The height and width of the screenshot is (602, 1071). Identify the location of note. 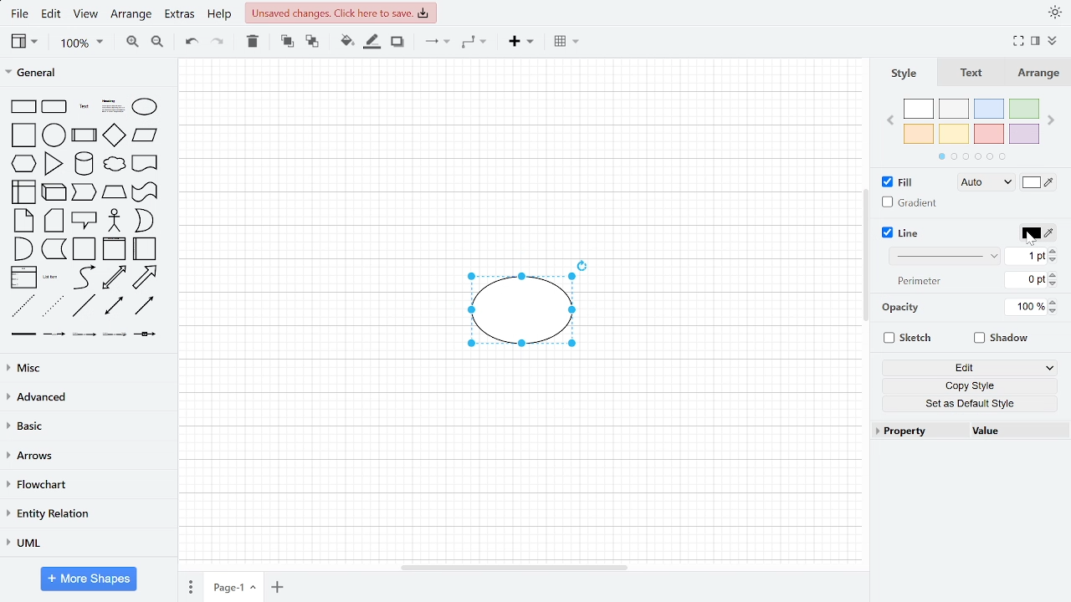
(23, 220).